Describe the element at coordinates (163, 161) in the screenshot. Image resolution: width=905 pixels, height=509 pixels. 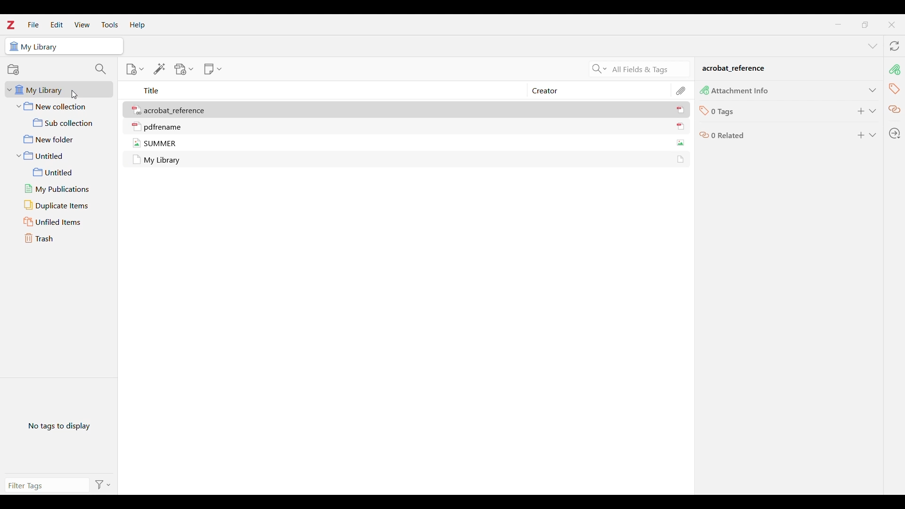
I see `My Library` at that location.